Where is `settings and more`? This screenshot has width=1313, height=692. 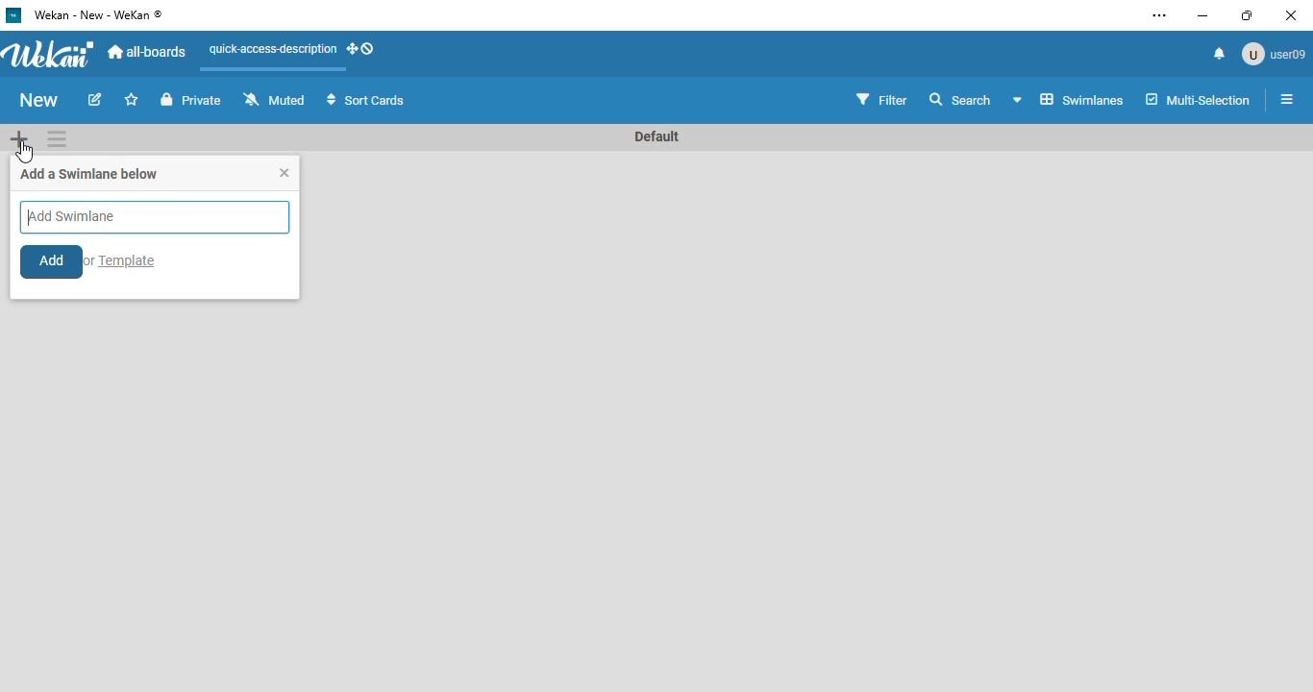
settings and more is located at coordinates (1159, 15).